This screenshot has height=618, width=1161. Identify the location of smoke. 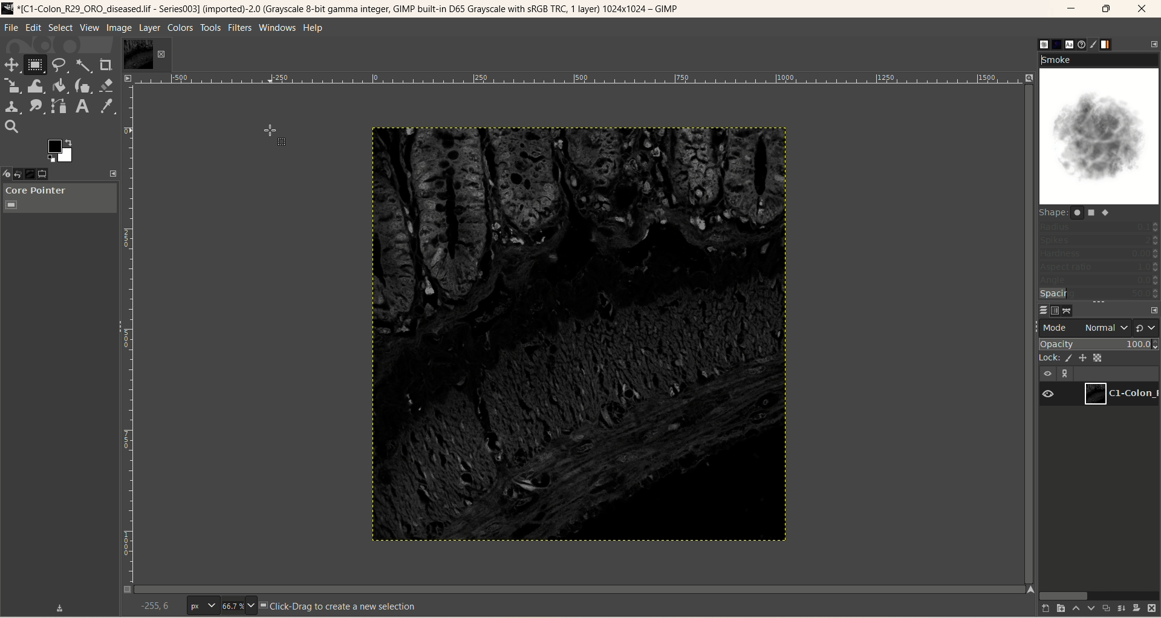
(1100, 126).